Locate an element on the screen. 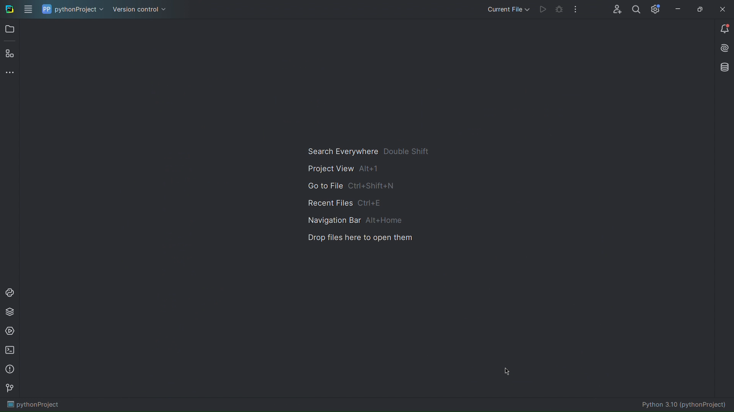 Image resolution: width=734 pixels, height=412 pixels. Open is located at coordinates (10, 30).